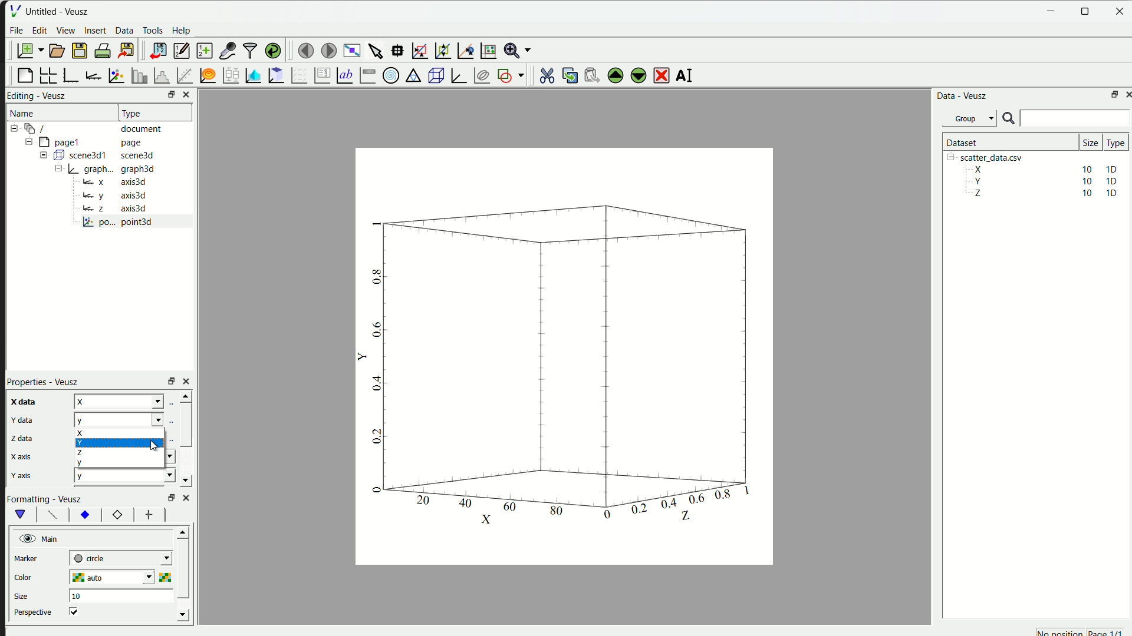 The height and width of the screenshot is (636, 1132). Describe the element at coordinates (92, 75) in the screenshot. I see `add axis to plot` at that location.